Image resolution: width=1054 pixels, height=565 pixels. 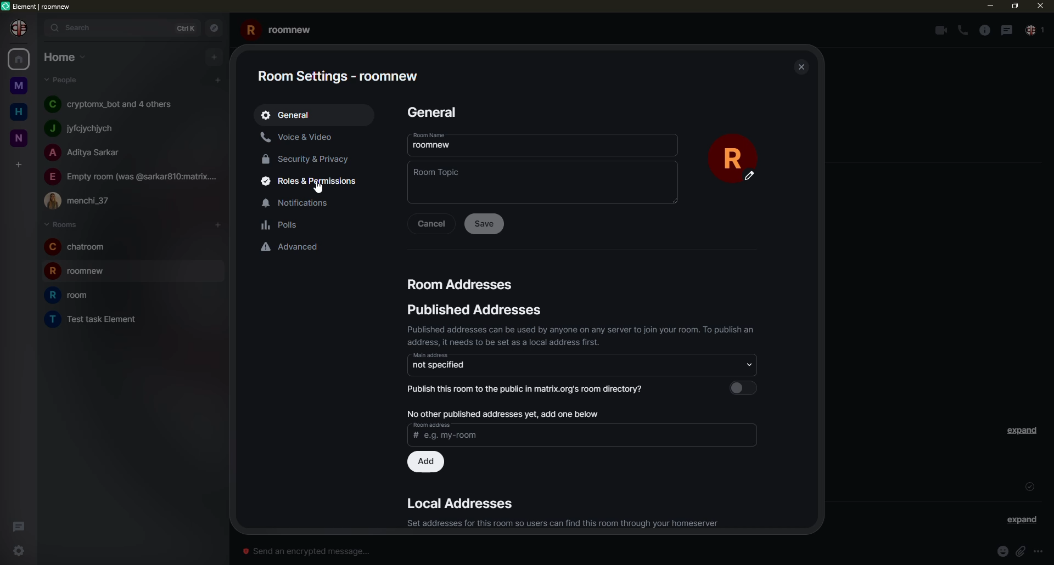 I want to click on info, so click(x=1043, y=551).